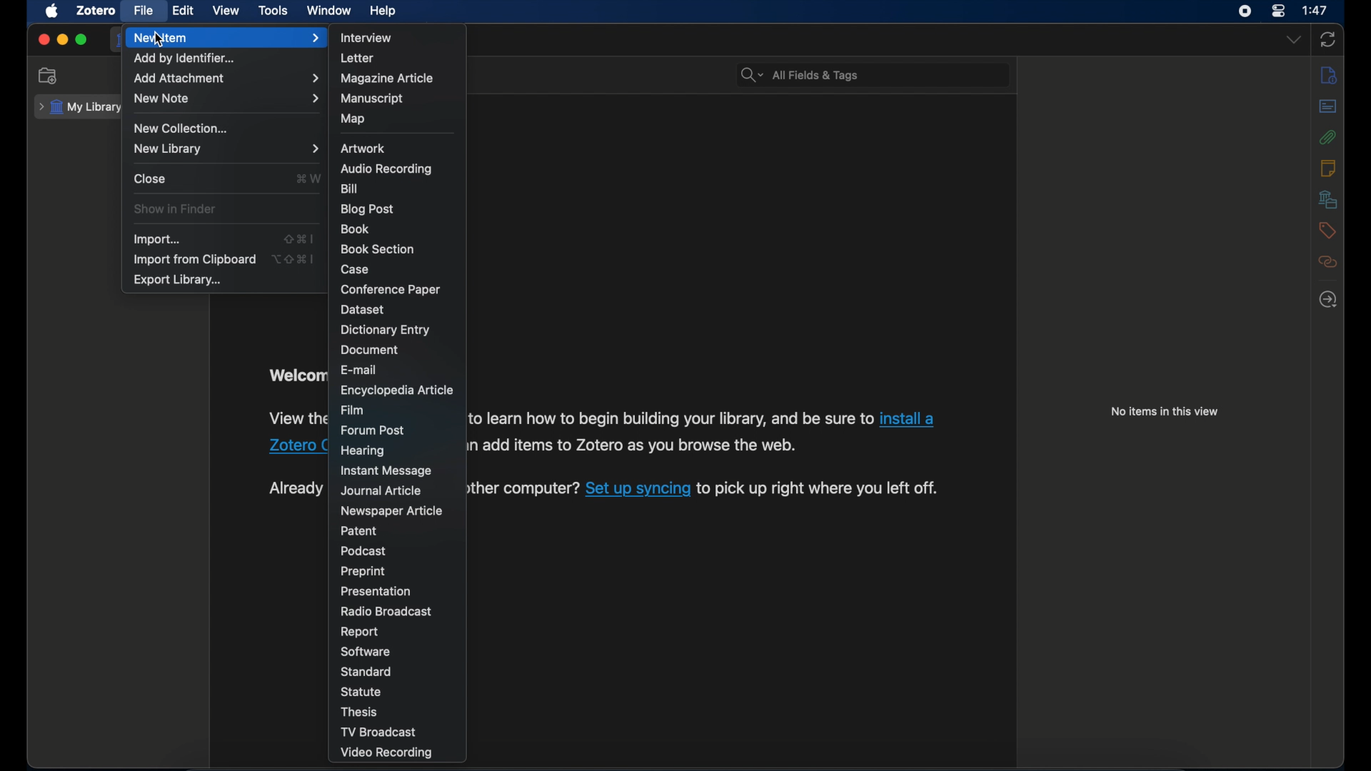  What do you see at coordinates (174, 209) in the screenshot?
I see `show in finder` at bounding box center [174, 209].